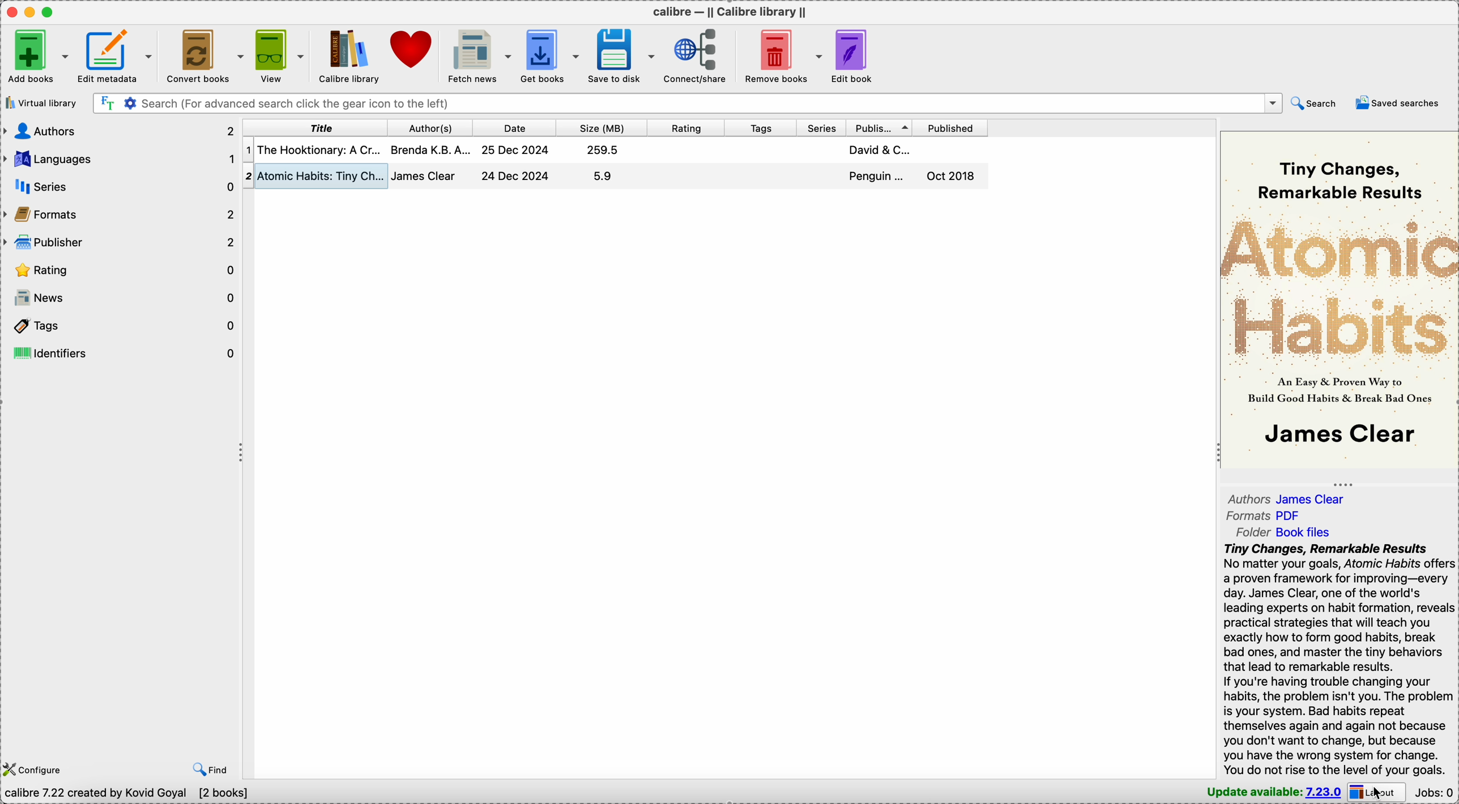 The image size is (1459, 804). I want to click on james clear, so click(425, 175).